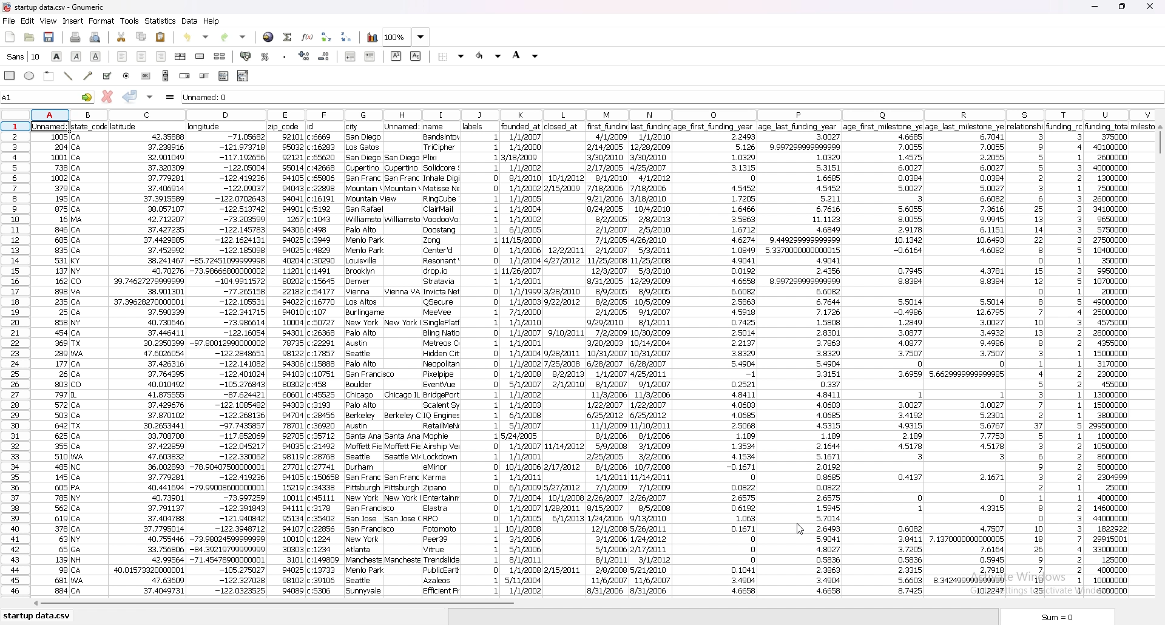  What do you see at coordinates (307, 37) in the screenshot?
I see `function` at bounding box center [307, 37].